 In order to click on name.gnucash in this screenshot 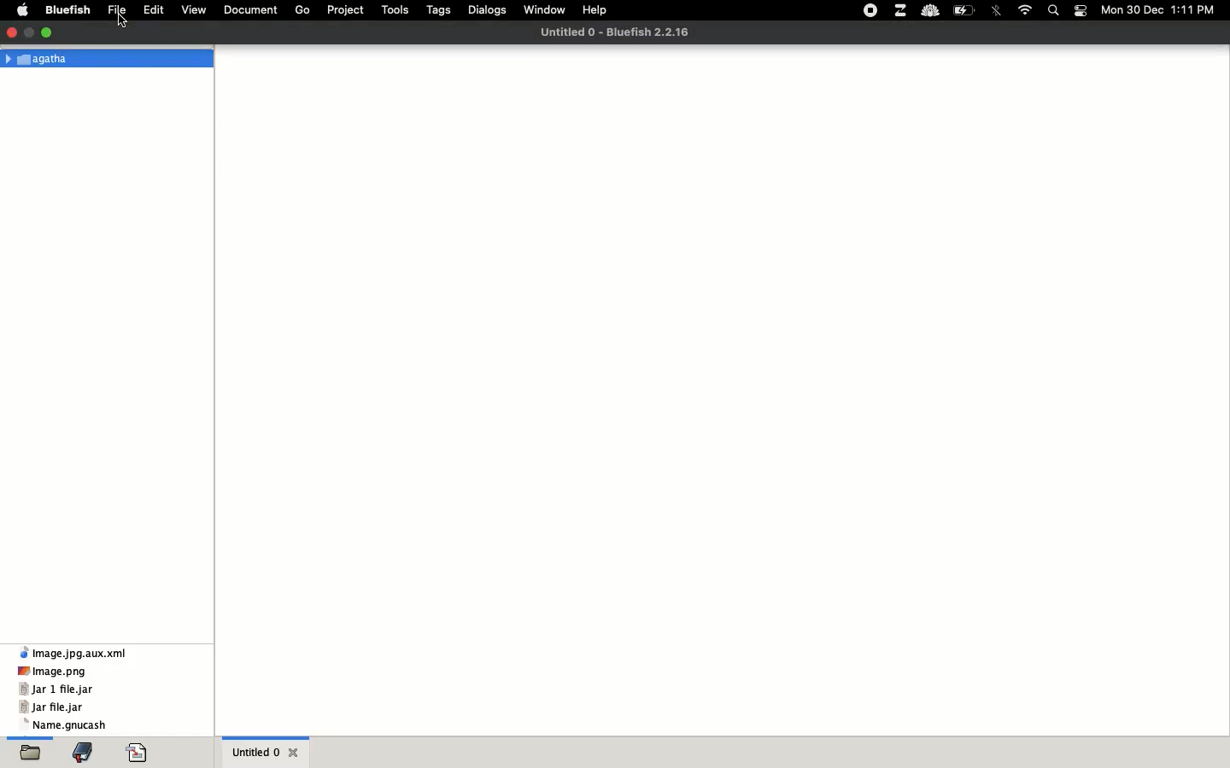, I will do `click(69, 725)`.